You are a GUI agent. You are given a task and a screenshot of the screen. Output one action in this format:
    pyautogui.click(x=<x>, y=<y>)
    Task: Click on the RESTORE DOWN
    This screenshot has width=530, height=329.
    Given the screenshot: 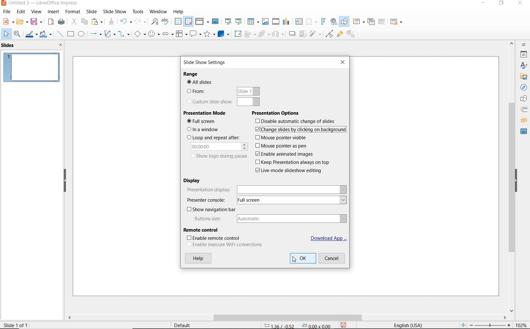 What is the action you would take?
    pyautogui.click(x=502, y=3)
    